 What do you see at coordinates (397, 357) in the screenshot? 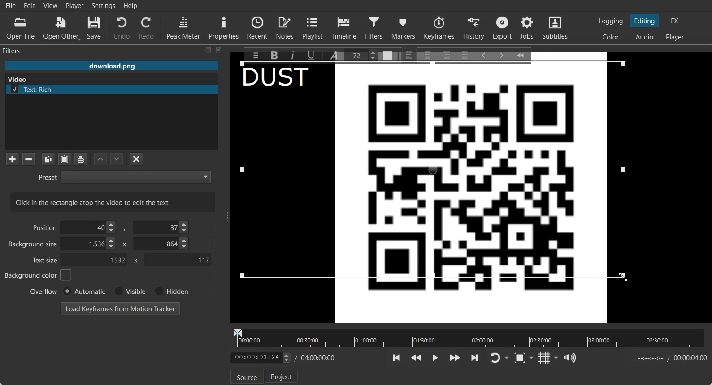
I see `Skip to the previous point` at bounding box center [397, 357].